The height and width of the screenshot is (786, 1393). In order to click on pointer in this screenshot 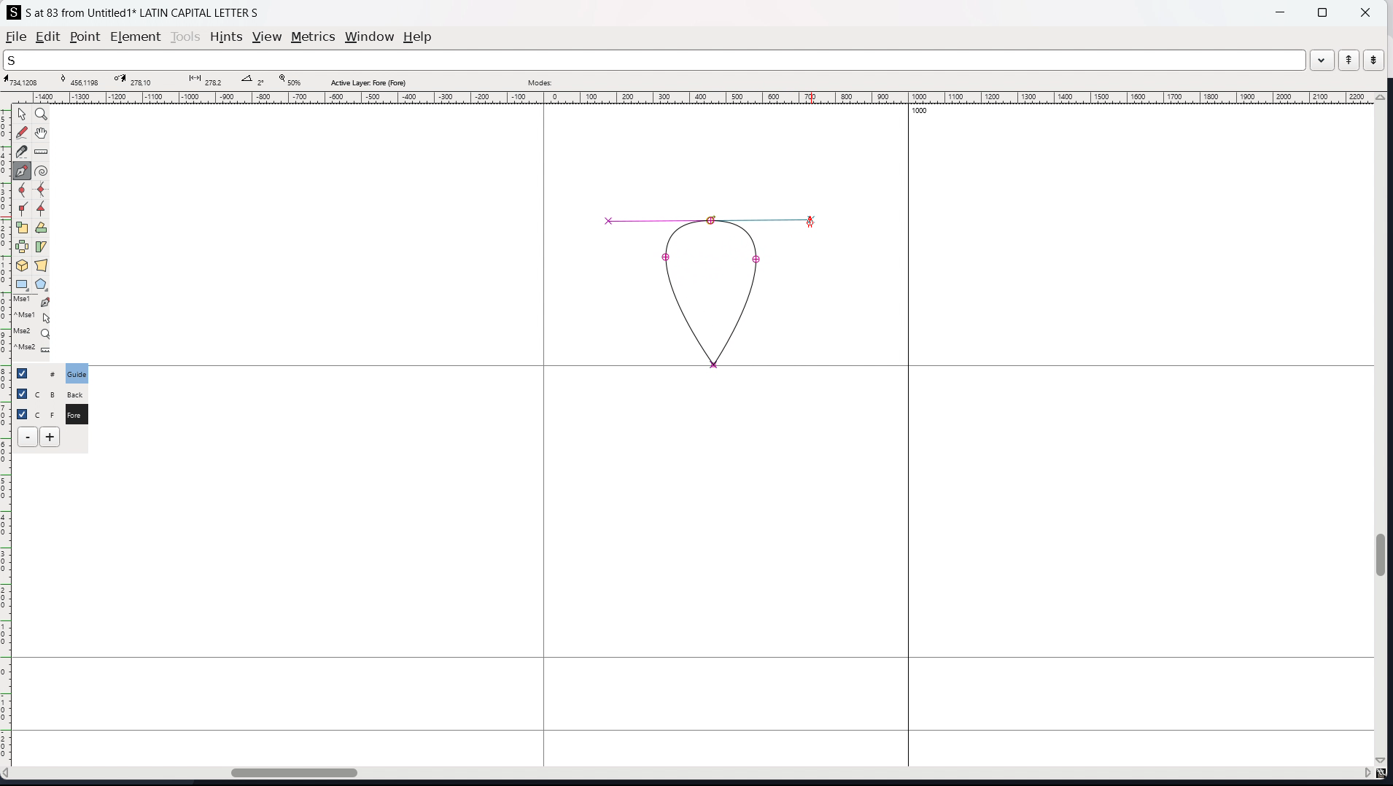, I will do `click(23, 114)`.